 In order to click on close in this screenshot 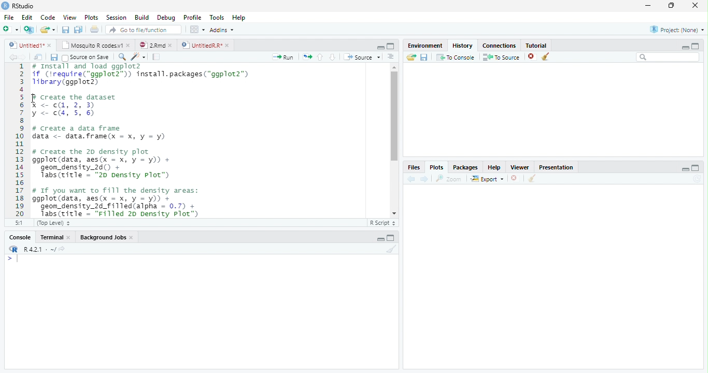, I will do `click(172, 45)`.